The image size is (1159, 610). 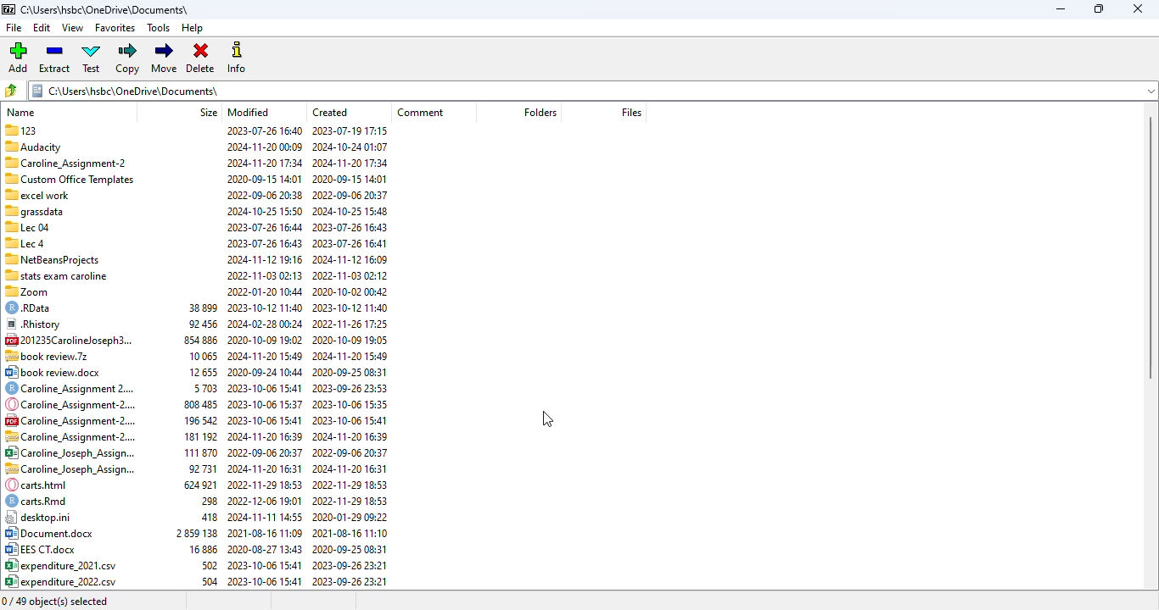 What do you see at coordinates (248, 112) in the screenshot?
I see `modified` at bounding box center [248, 112].